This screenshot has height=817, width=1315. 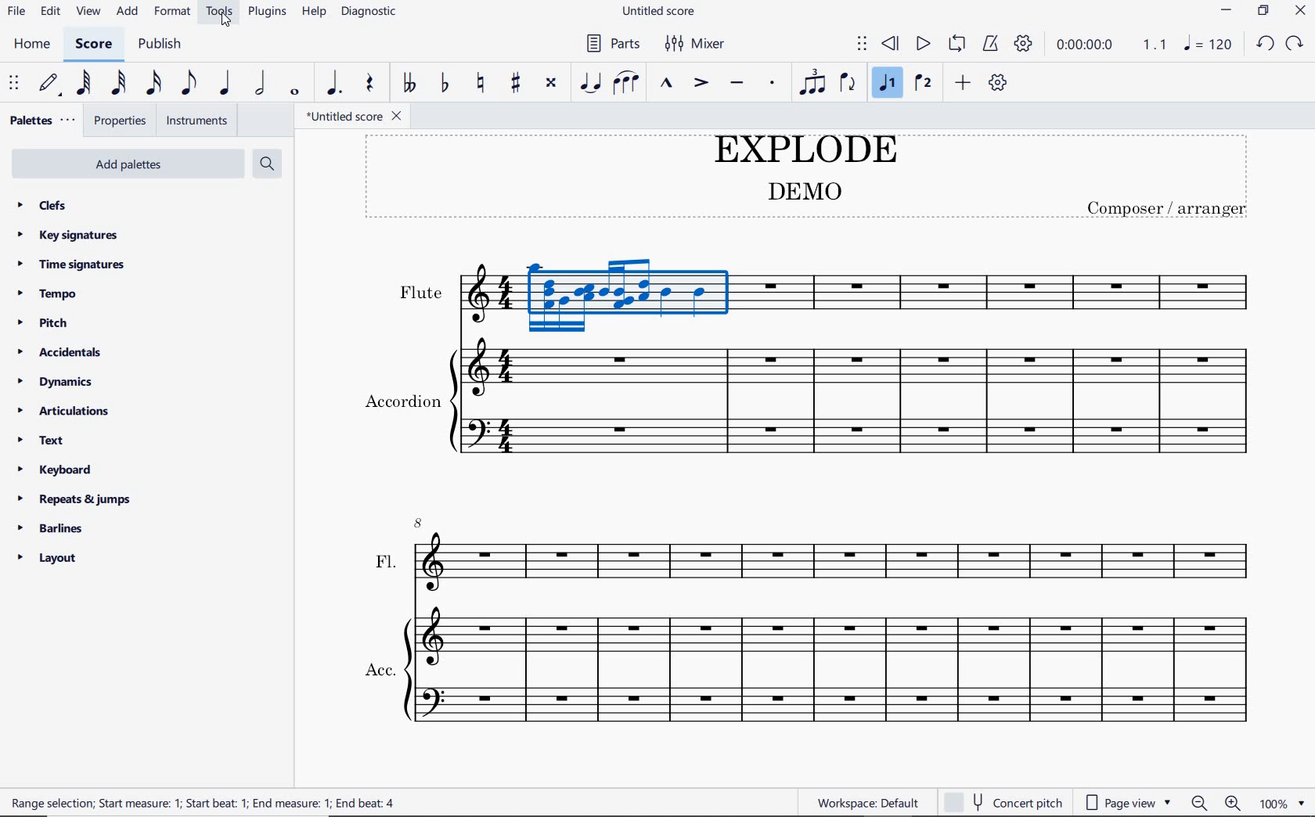 What do you see at coordinates (920, 44) in the screenshot?
I see `play` at bounding box center [920, 44].